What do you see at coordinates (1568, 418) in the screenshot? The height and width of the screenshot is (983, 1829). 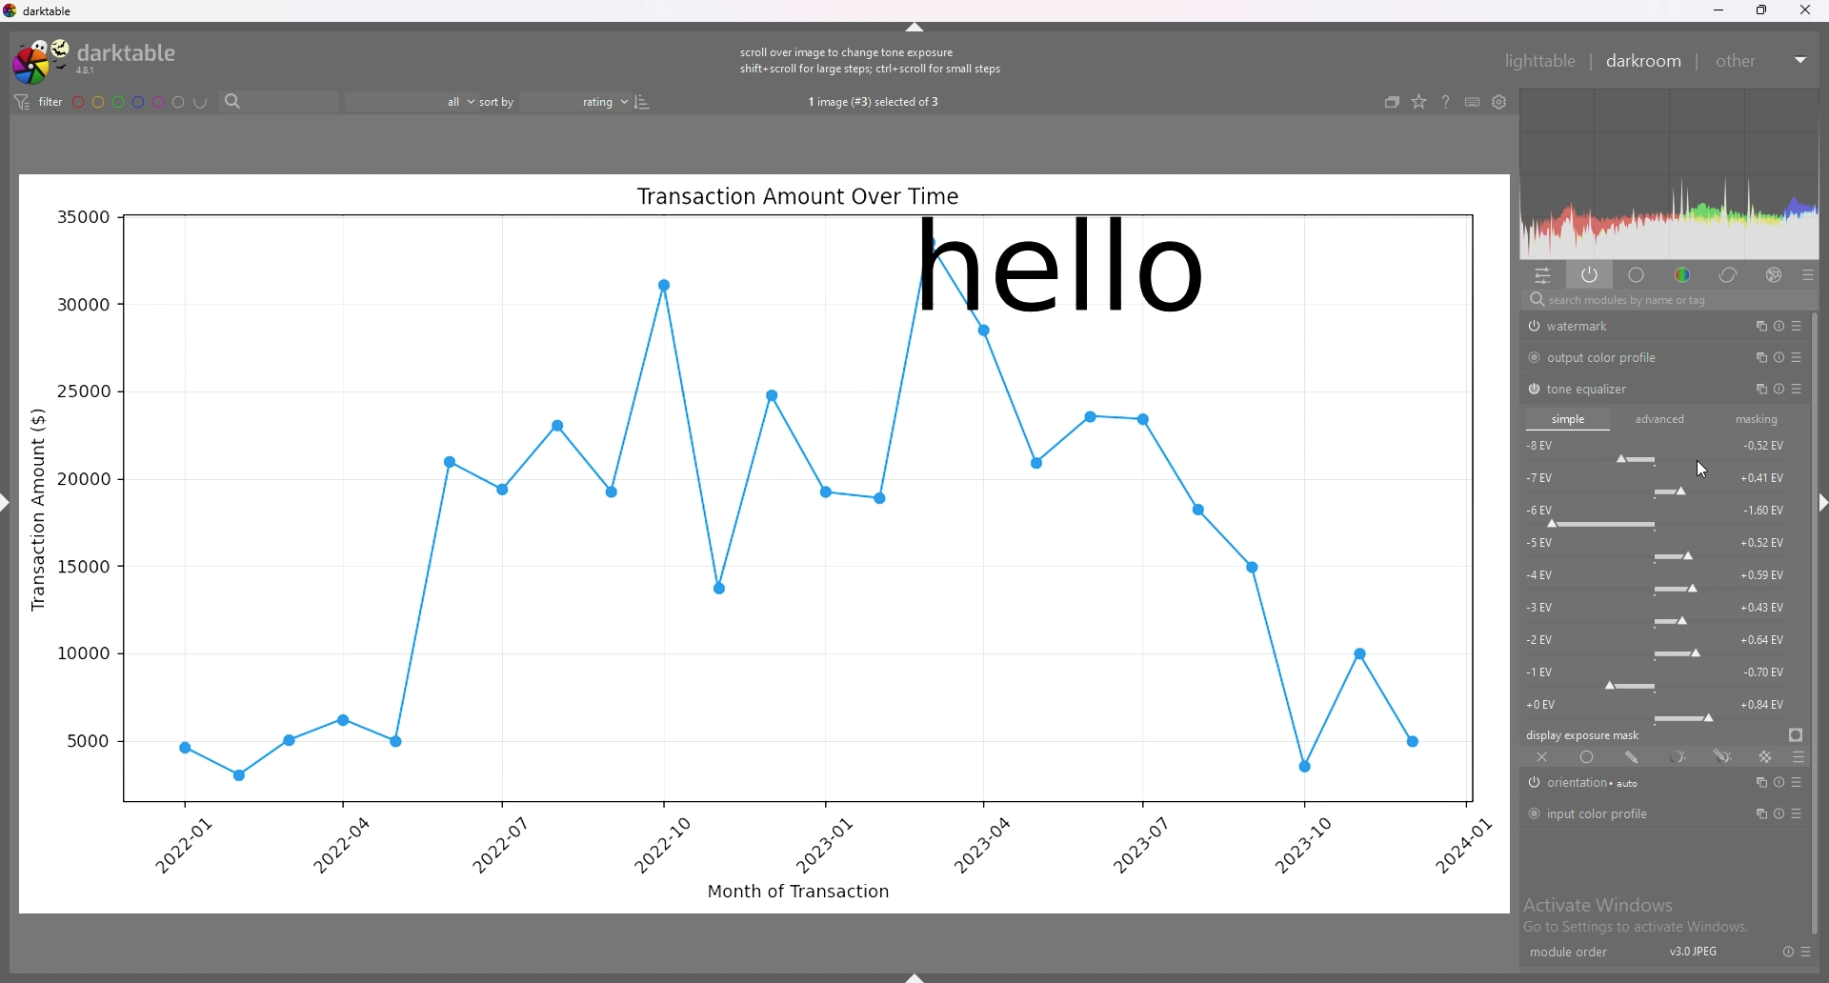 I see `simple` at bounding box center [1568, 418].